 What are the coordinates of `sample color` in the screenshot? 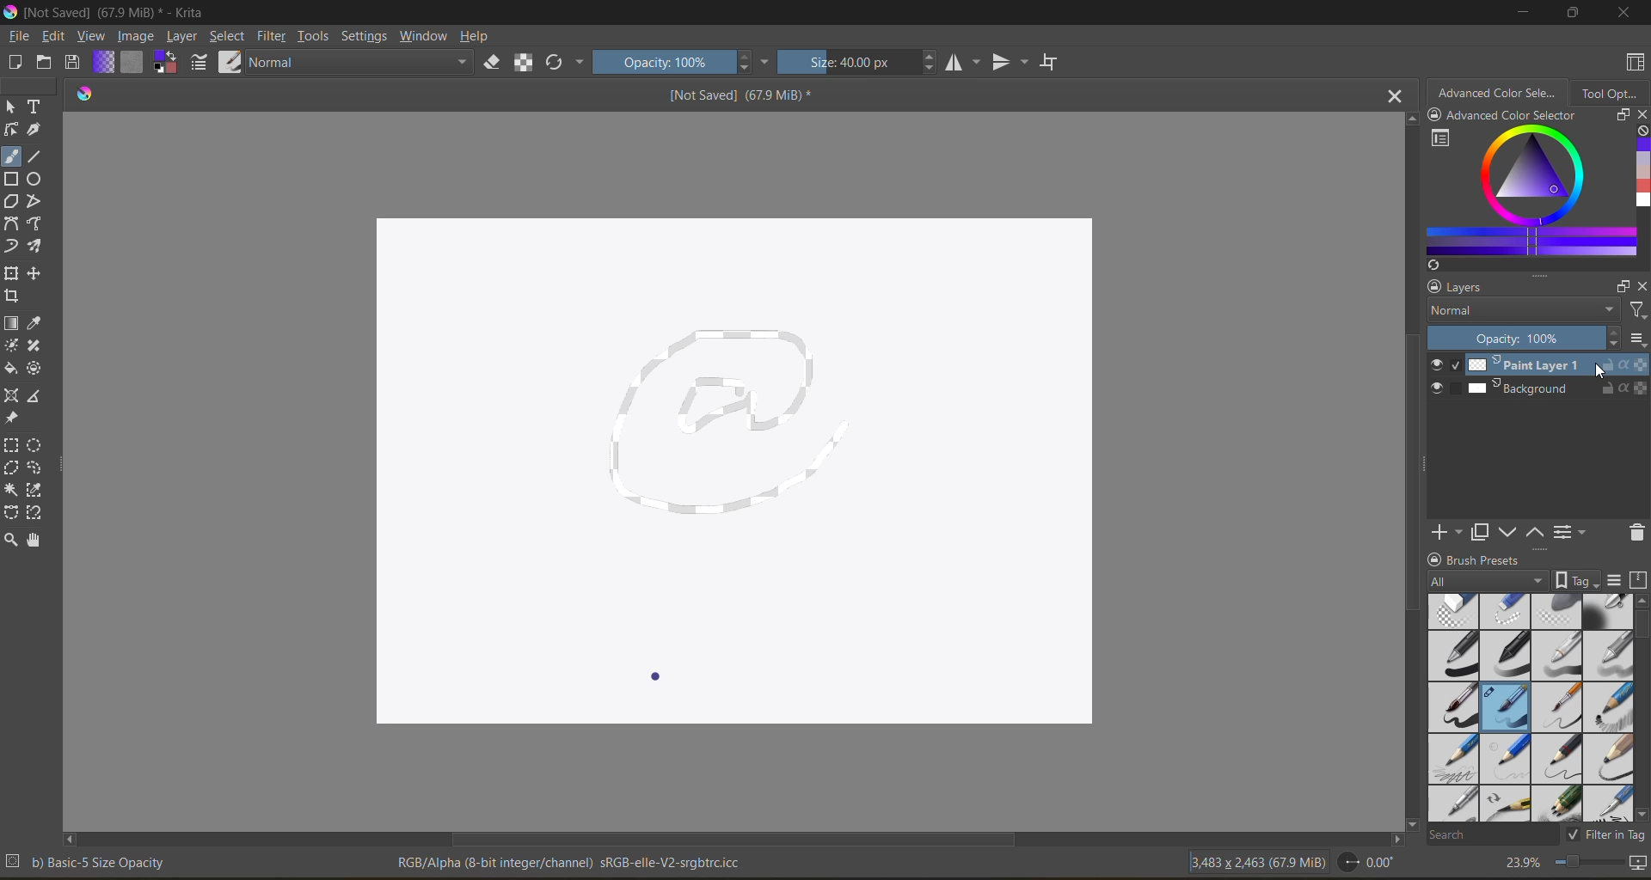 It's located at (36, 322).